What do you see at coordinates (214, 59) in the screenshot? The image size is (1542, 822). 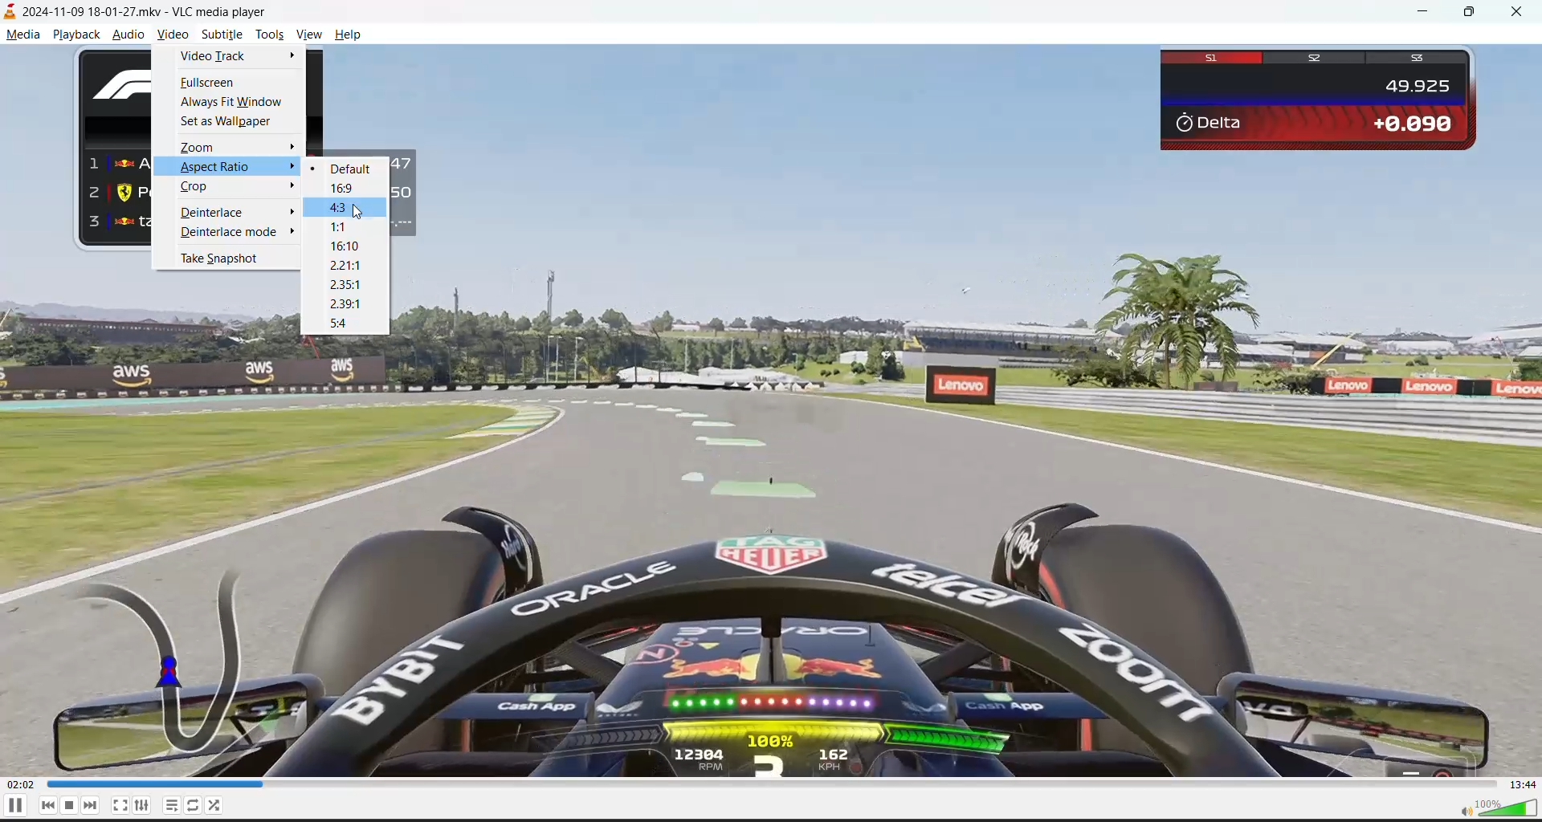 I see `video track` at bounding box center [214, 59].